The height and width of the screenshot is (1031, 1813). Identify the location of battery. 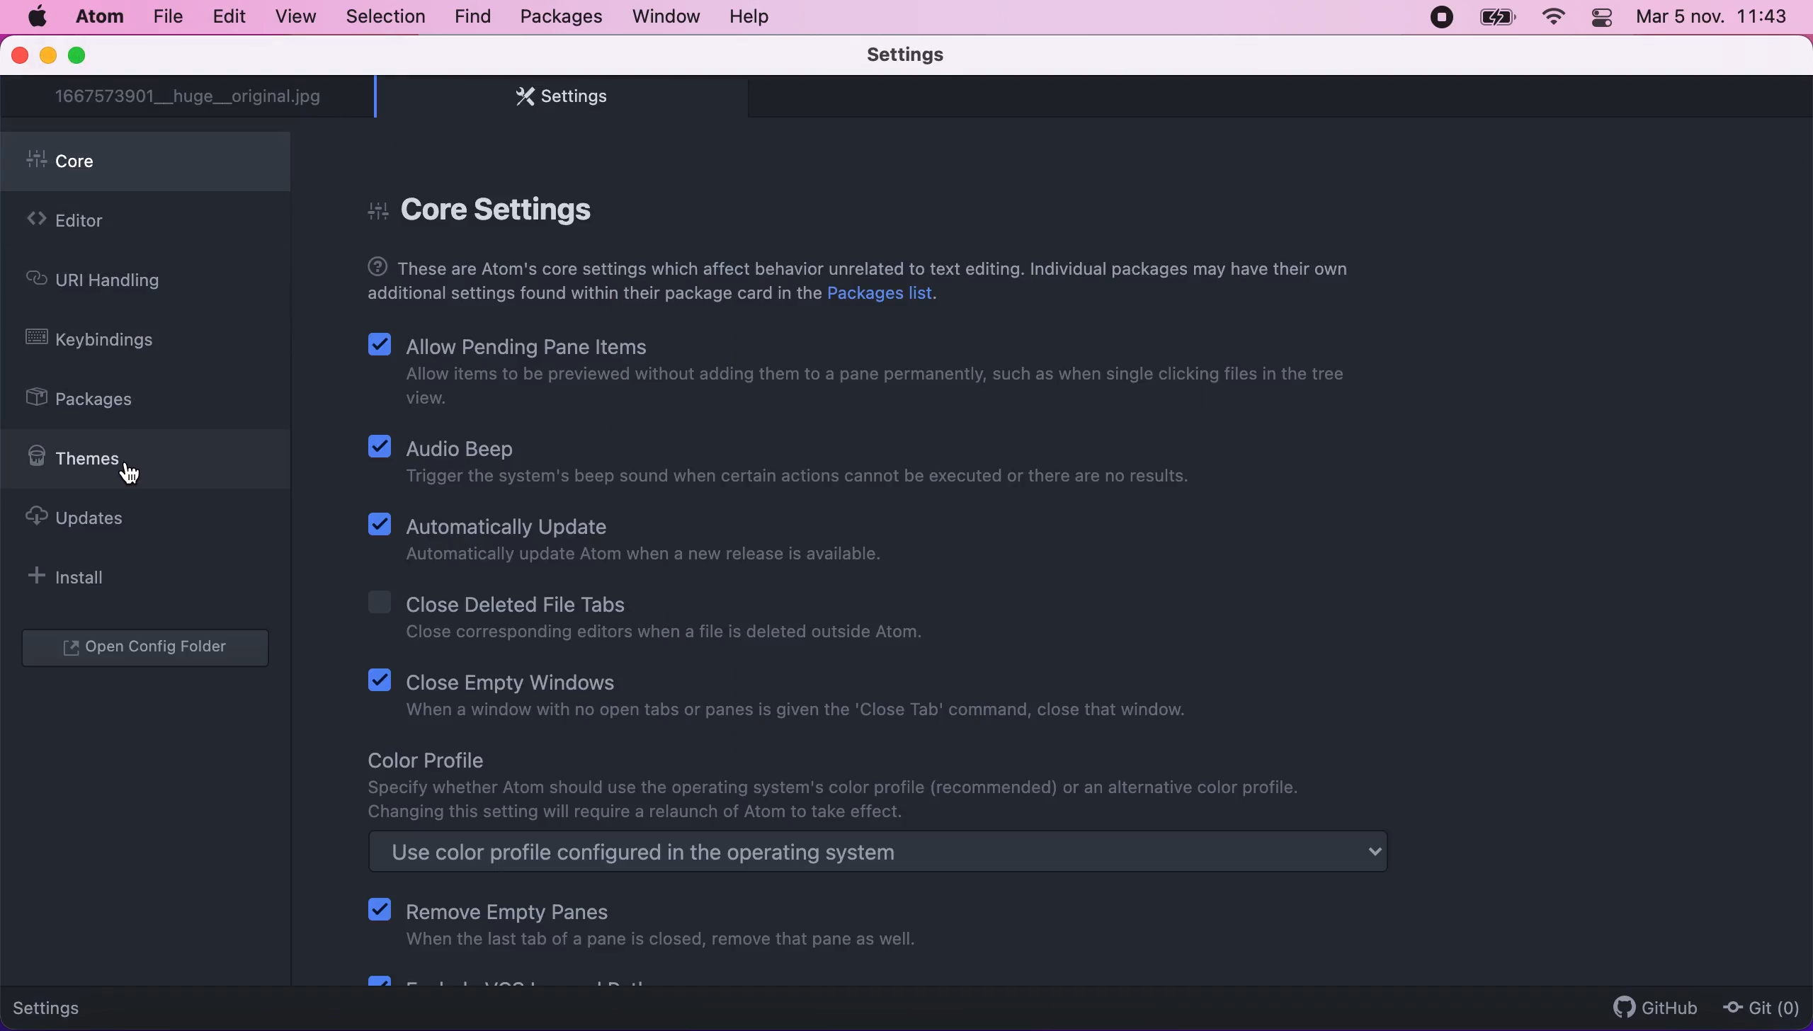
(1496, 20).